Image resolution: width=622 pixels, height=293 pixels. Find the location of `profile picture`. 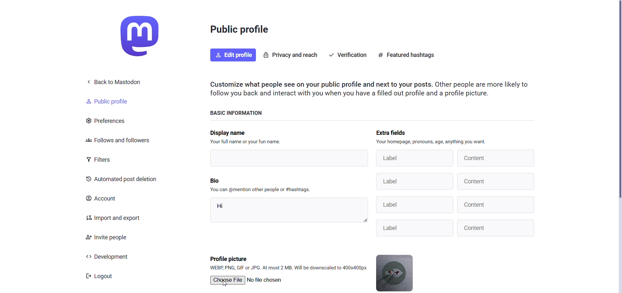

profile picture is located at coordinates (229, 258).